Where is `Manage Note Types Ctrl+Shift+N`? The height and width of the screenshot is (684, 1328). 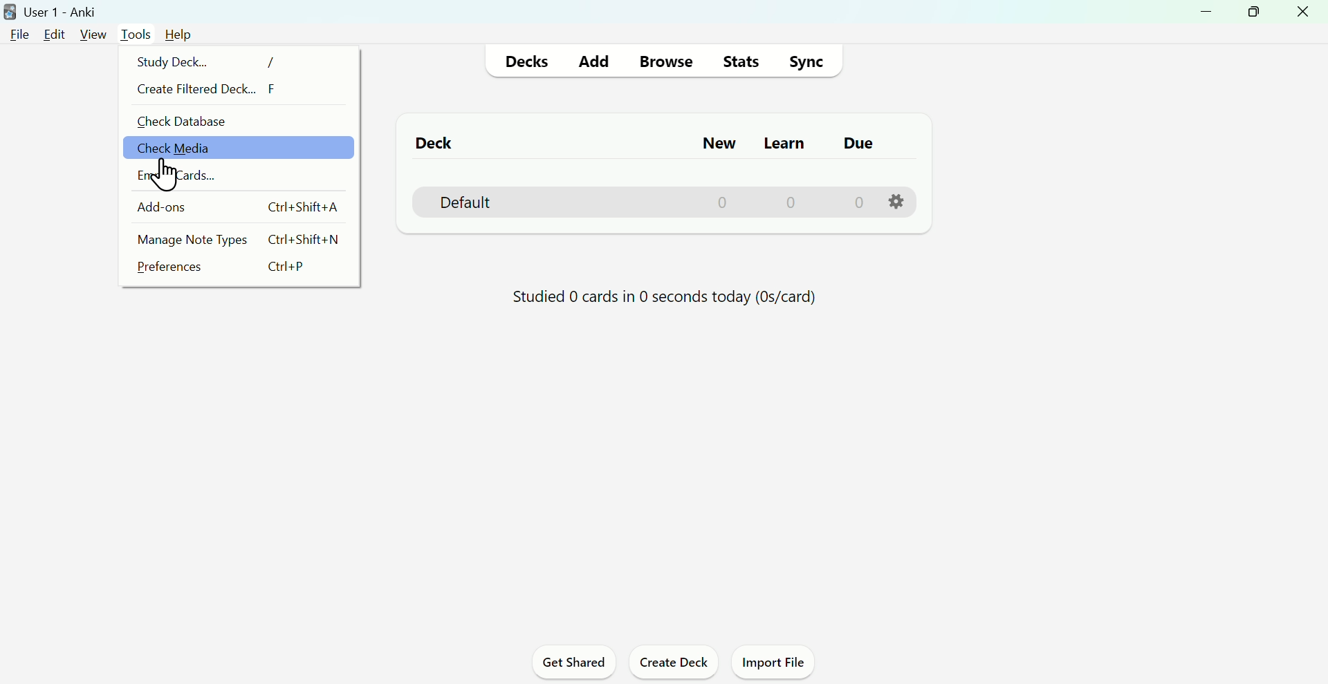 Manage Note Types Ctrl+Shift+N is located at coordinates (239, 240).